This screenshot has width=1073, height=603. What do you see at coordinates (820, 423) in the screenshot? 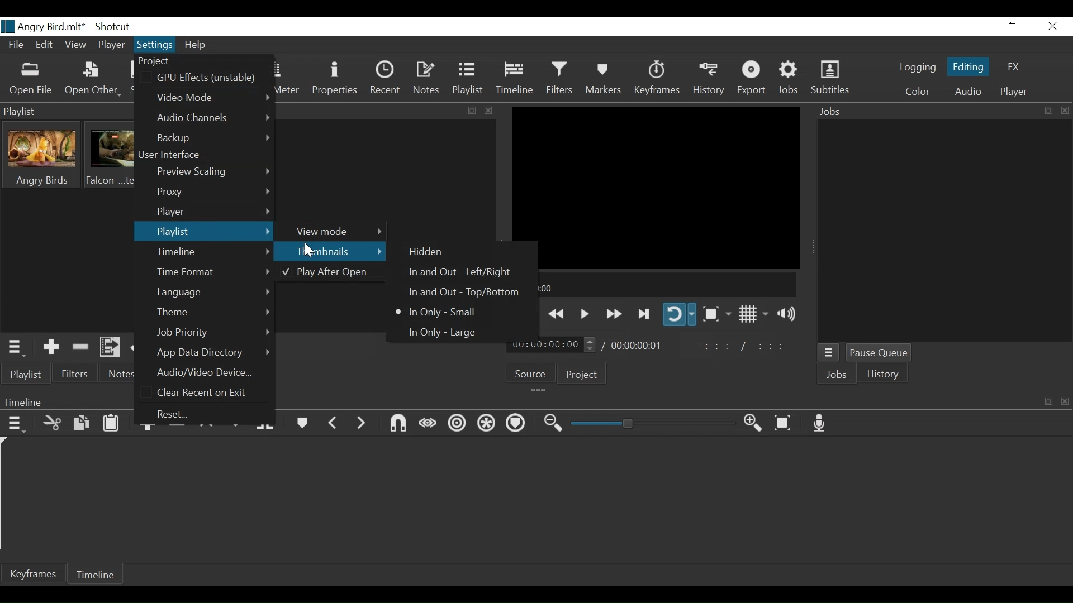
I see `Record Audio` at bounding box center [820, 423].